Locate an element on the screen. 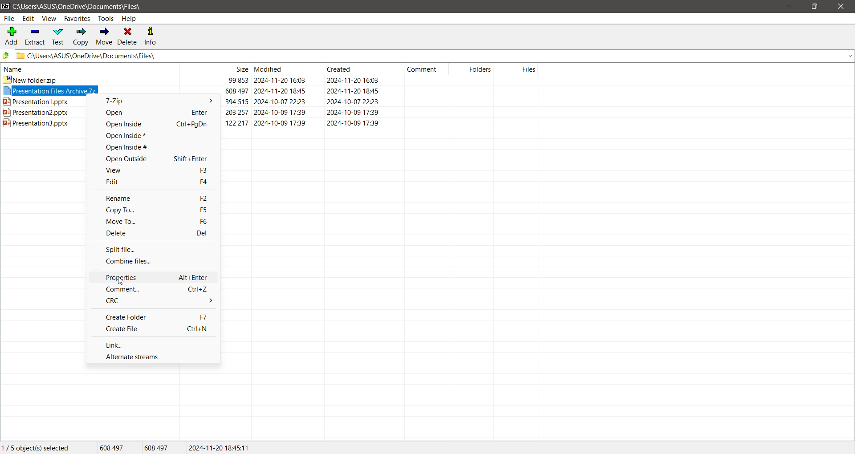 Image resolution: width=855 pixels, height=454 pixels. Alternate streams is located at coordinates (133, 357).